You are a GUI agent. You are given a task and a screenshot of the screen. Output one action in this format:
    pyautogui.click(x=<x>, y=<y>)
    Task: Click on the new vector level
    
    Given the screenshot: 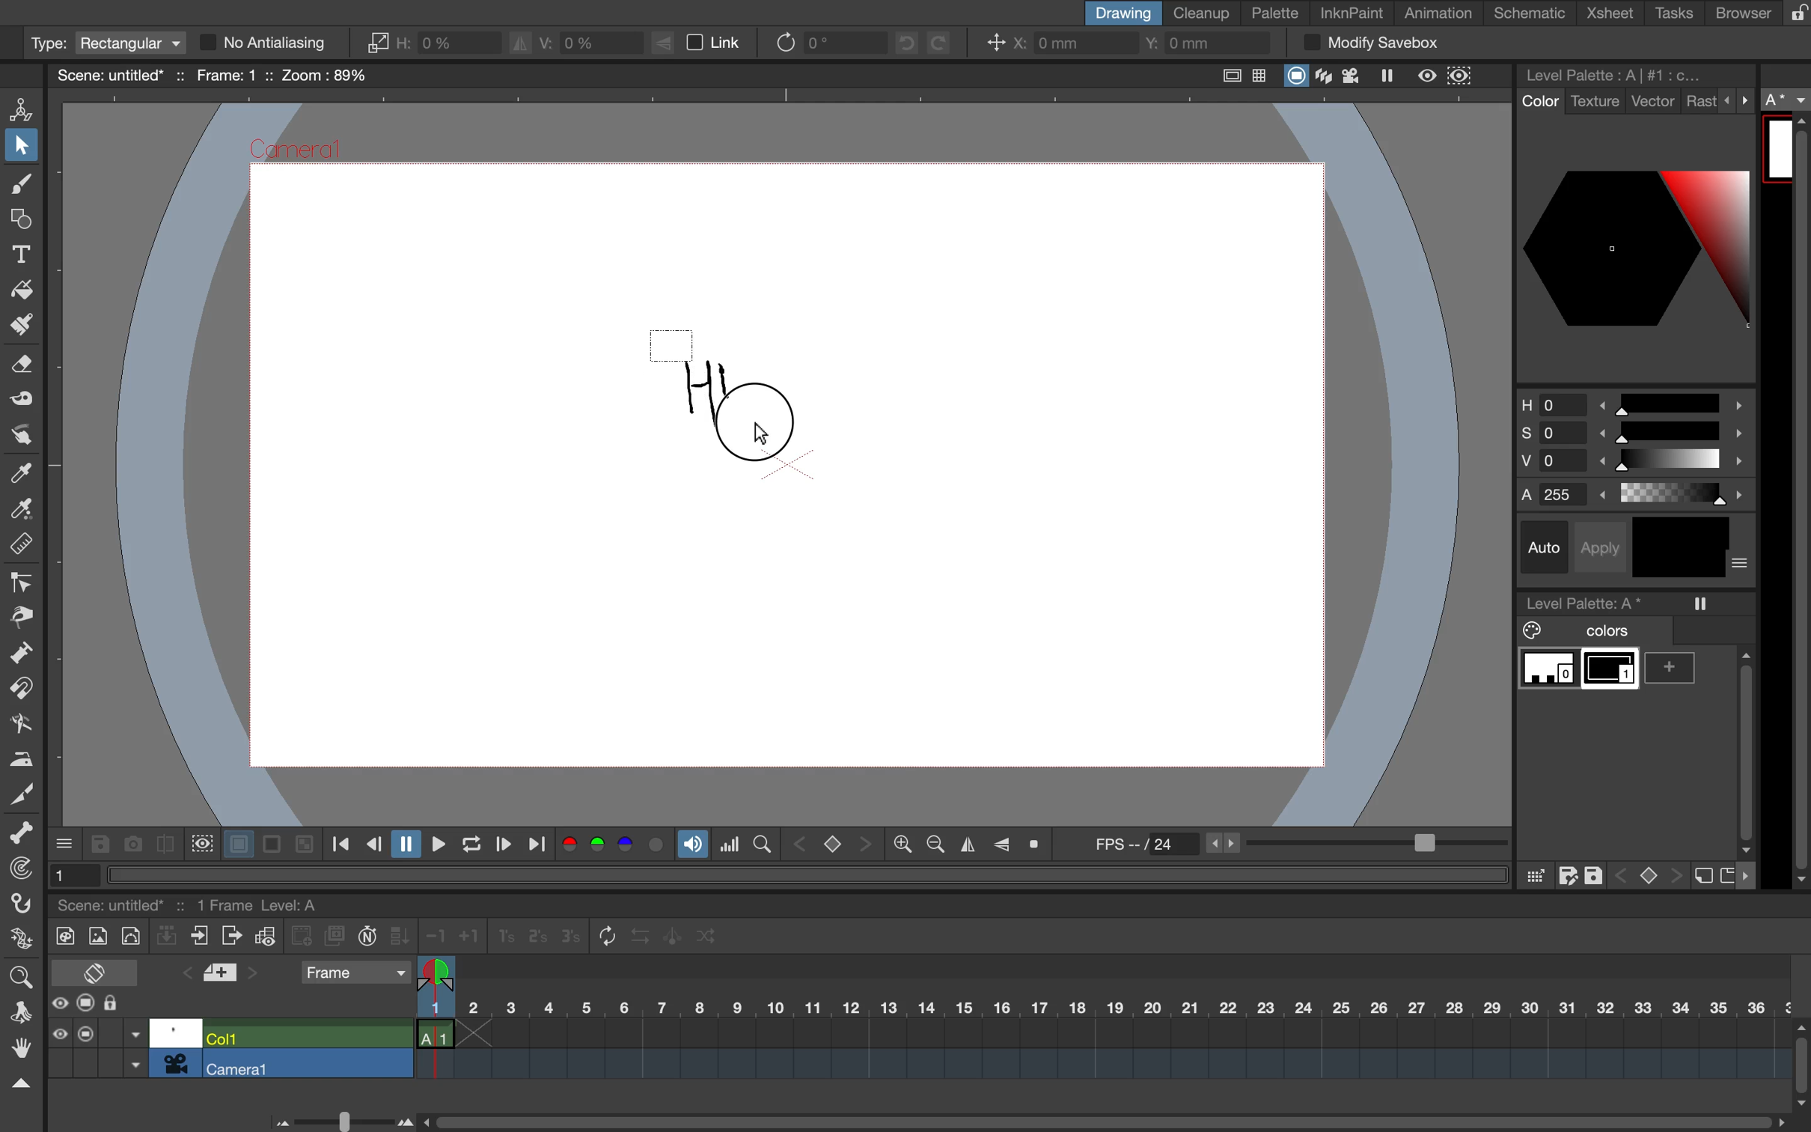 What is the action you would take?
    pyautogui.click(x=130, y=934)
    